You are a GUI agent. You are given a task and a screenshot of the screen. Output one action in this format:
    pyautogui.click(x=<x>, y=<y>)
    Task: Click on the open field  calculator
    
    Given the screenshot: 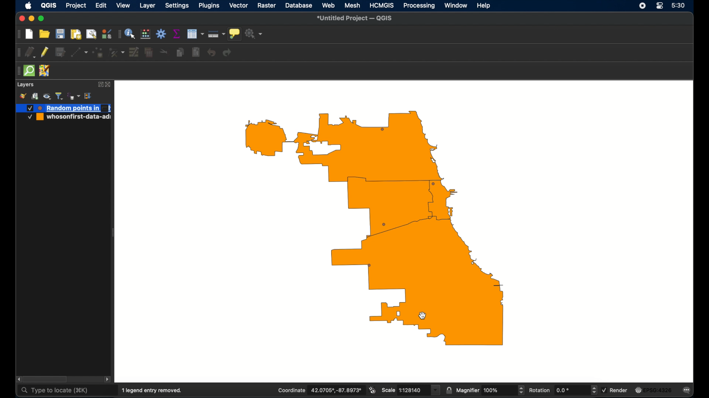 What is the action you would take?
    pyautogui.click(x=146, y=35)
    